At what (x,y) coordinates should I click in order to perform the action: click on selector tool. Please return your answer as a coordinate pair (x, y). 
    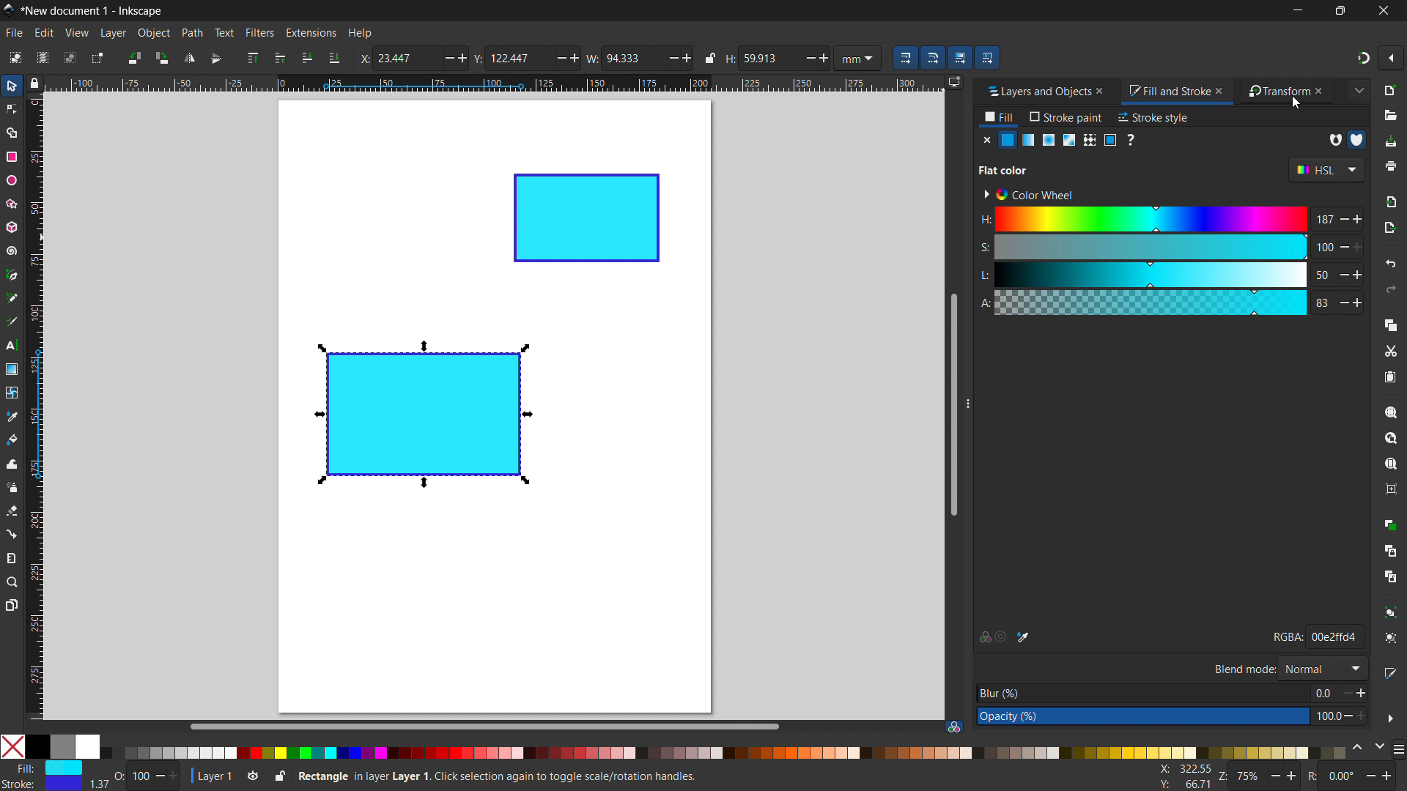
    Looking at the image, I should click on (12, 86).